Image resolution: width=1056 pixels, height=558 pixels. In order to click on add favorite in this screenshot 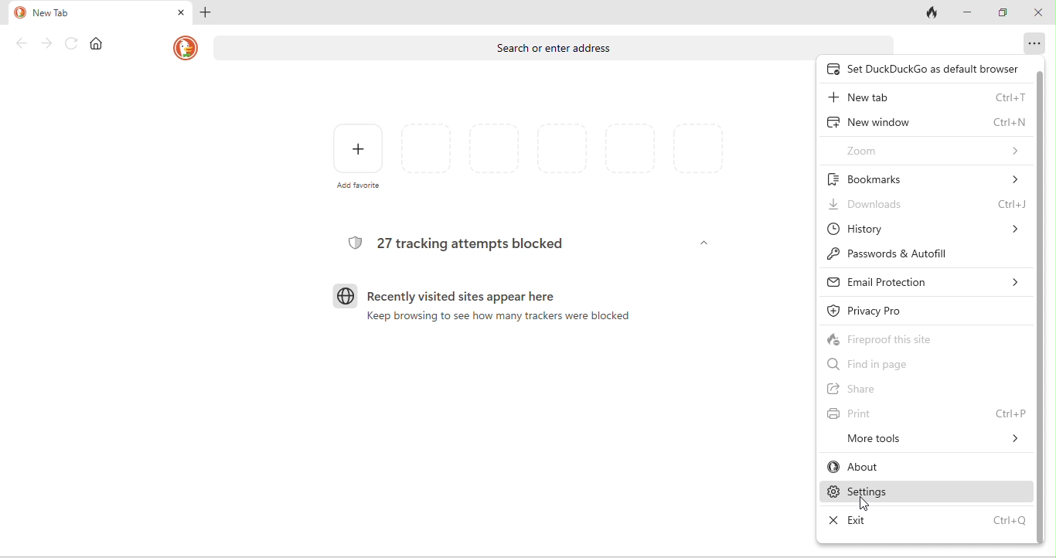, I will do `click(359, 156)`.